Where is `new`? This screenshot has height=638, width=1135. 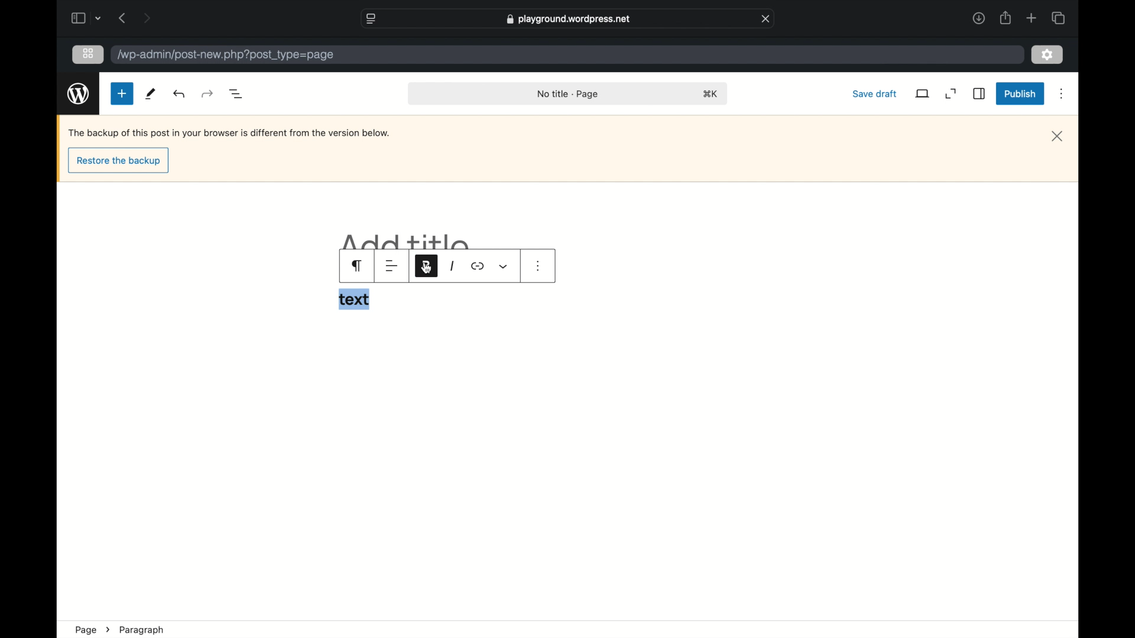
new is located at coordinates (122, 94).